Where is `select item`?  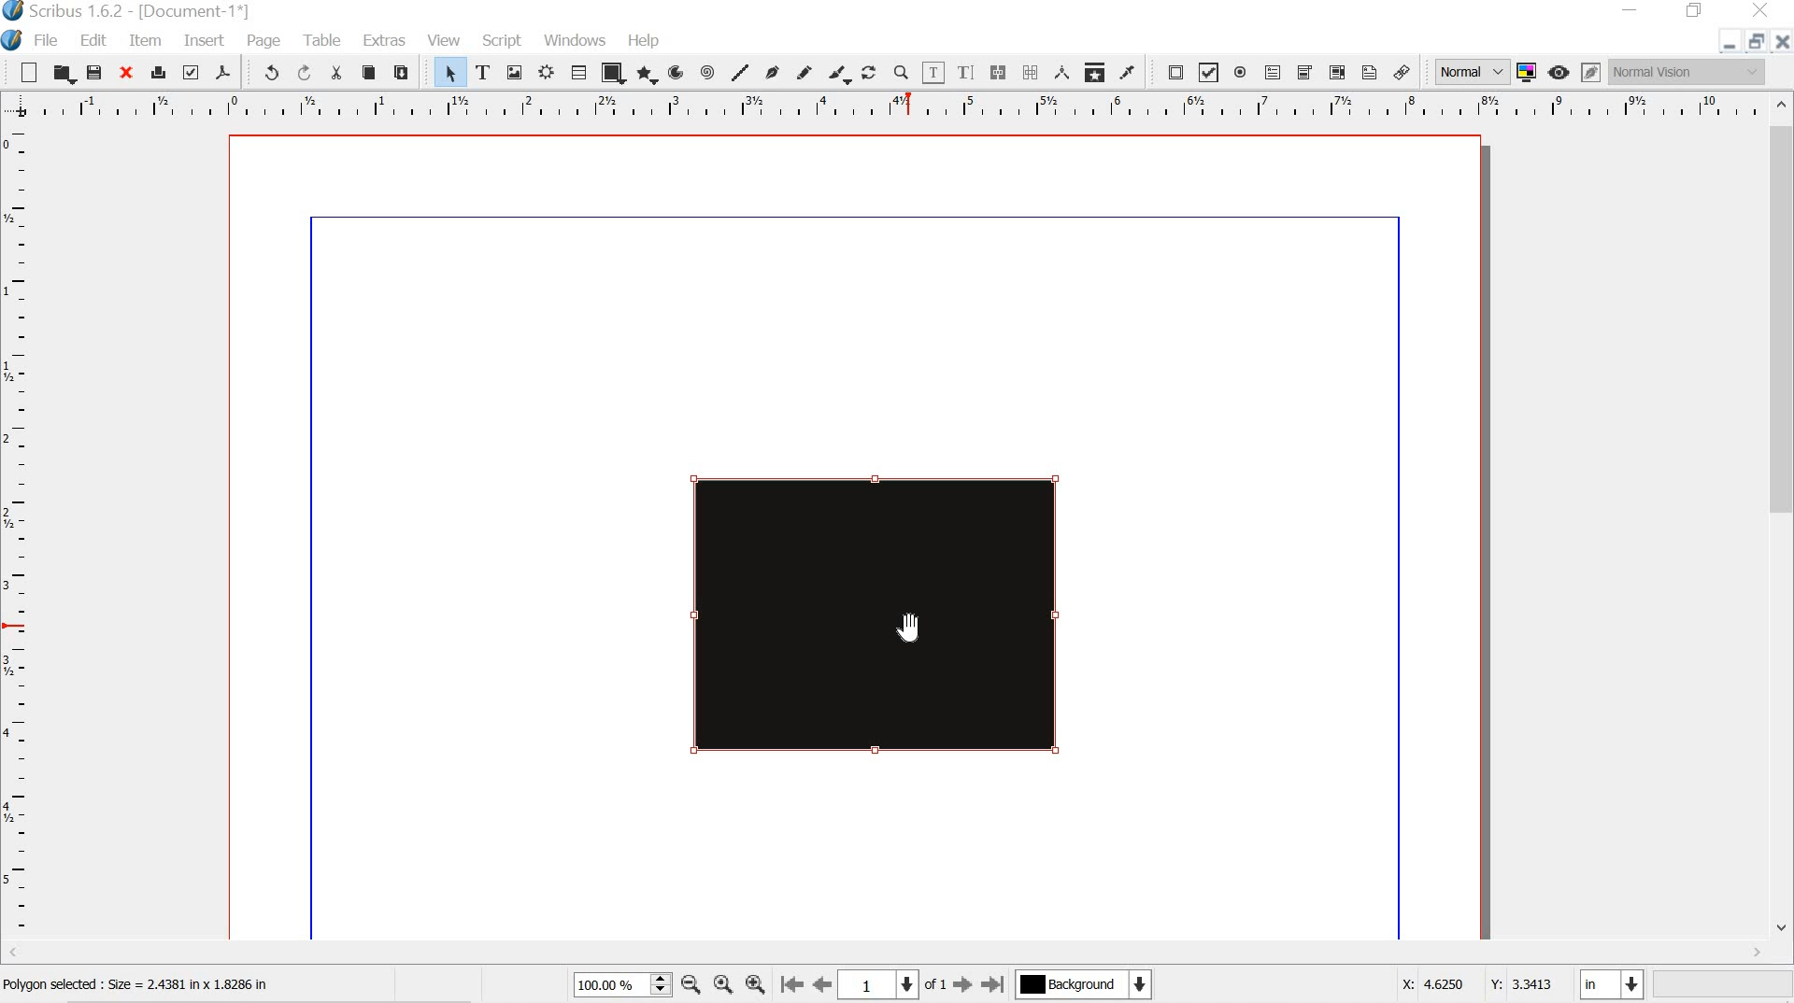
select item is located at coordinates (448, 71).